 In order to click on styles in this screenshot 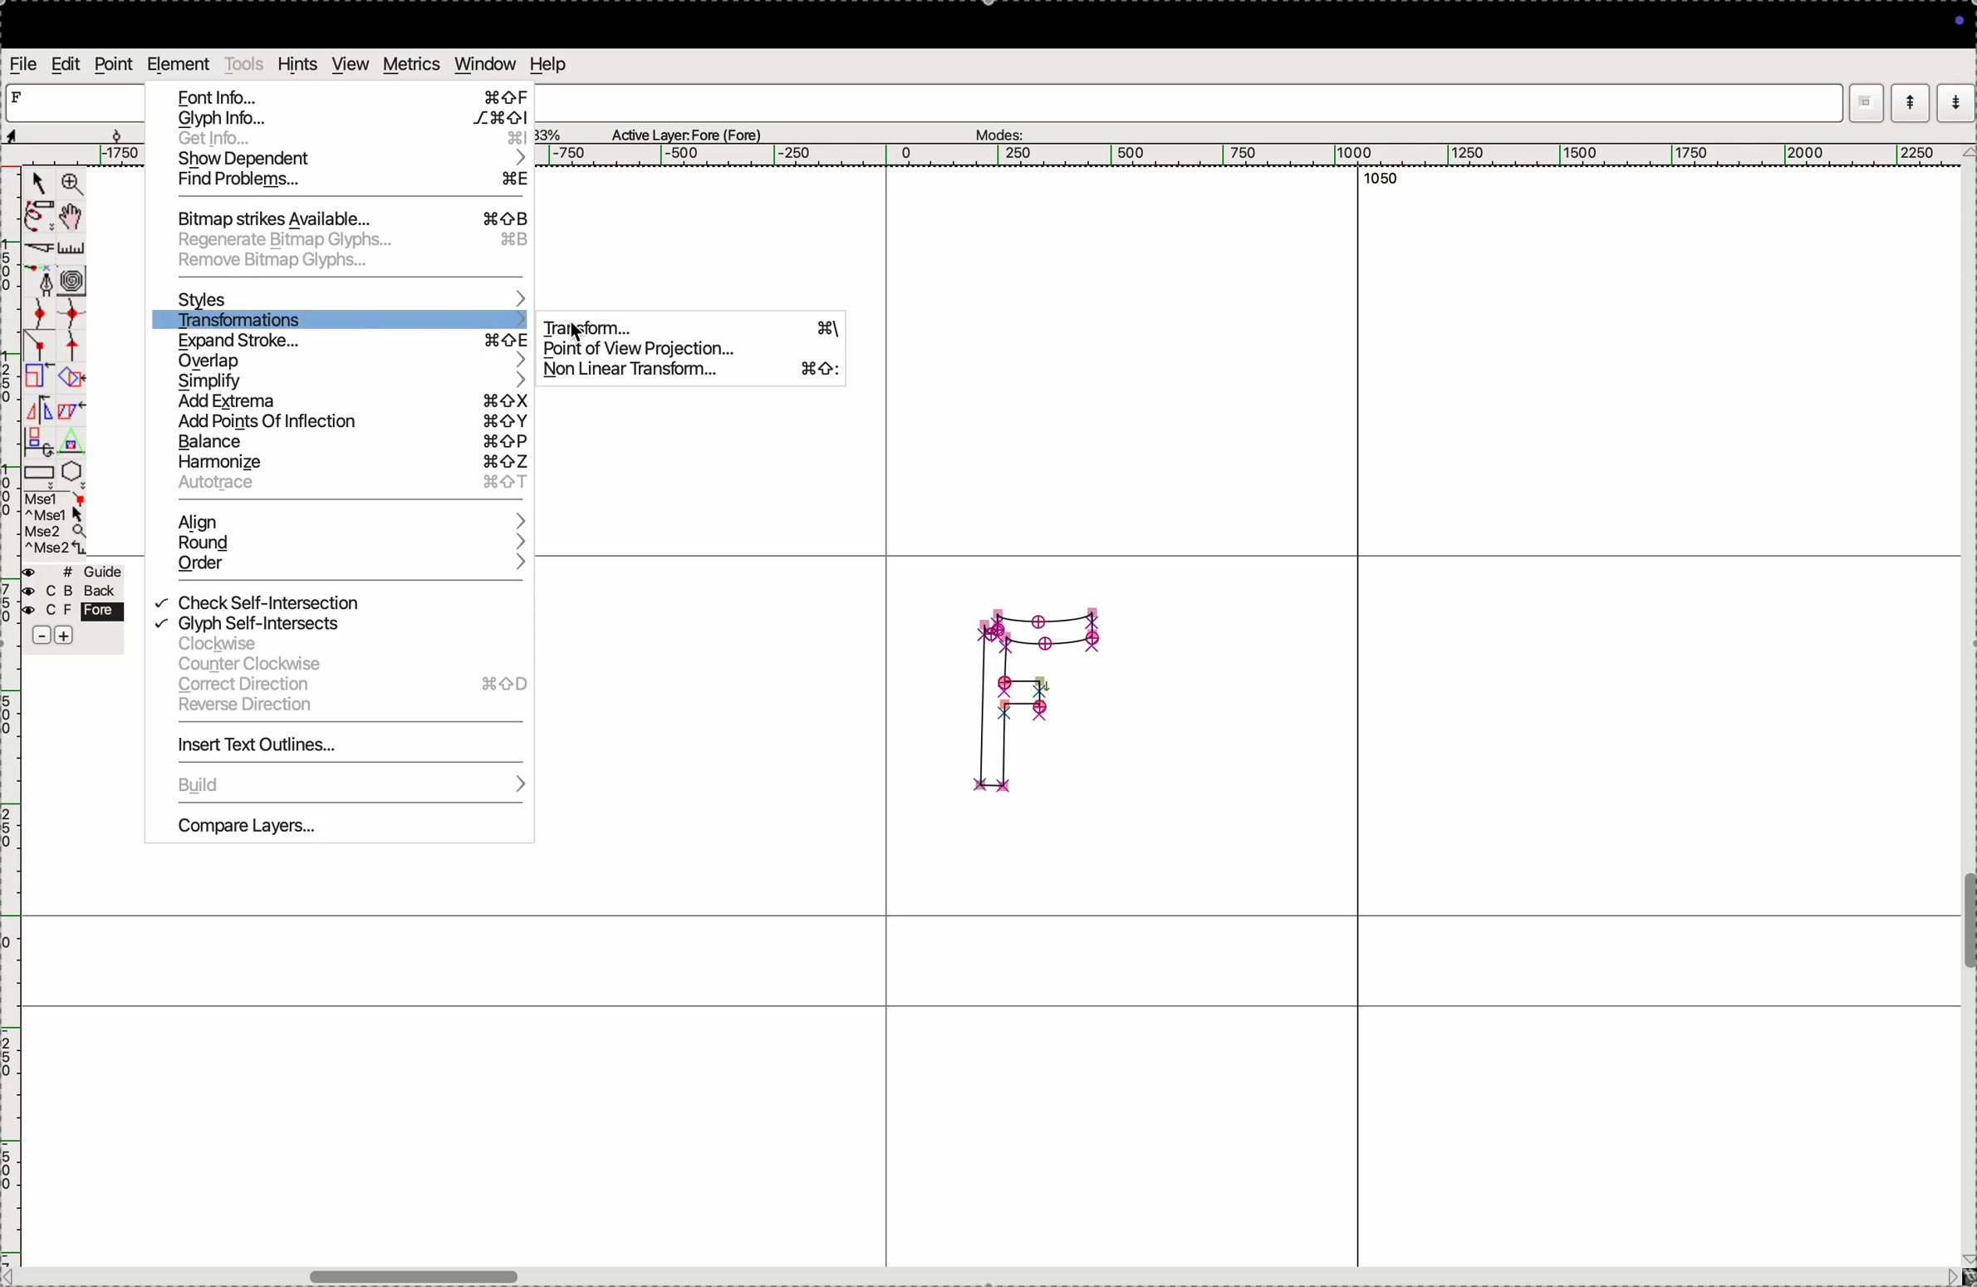, I will do `click(355, 297)`.